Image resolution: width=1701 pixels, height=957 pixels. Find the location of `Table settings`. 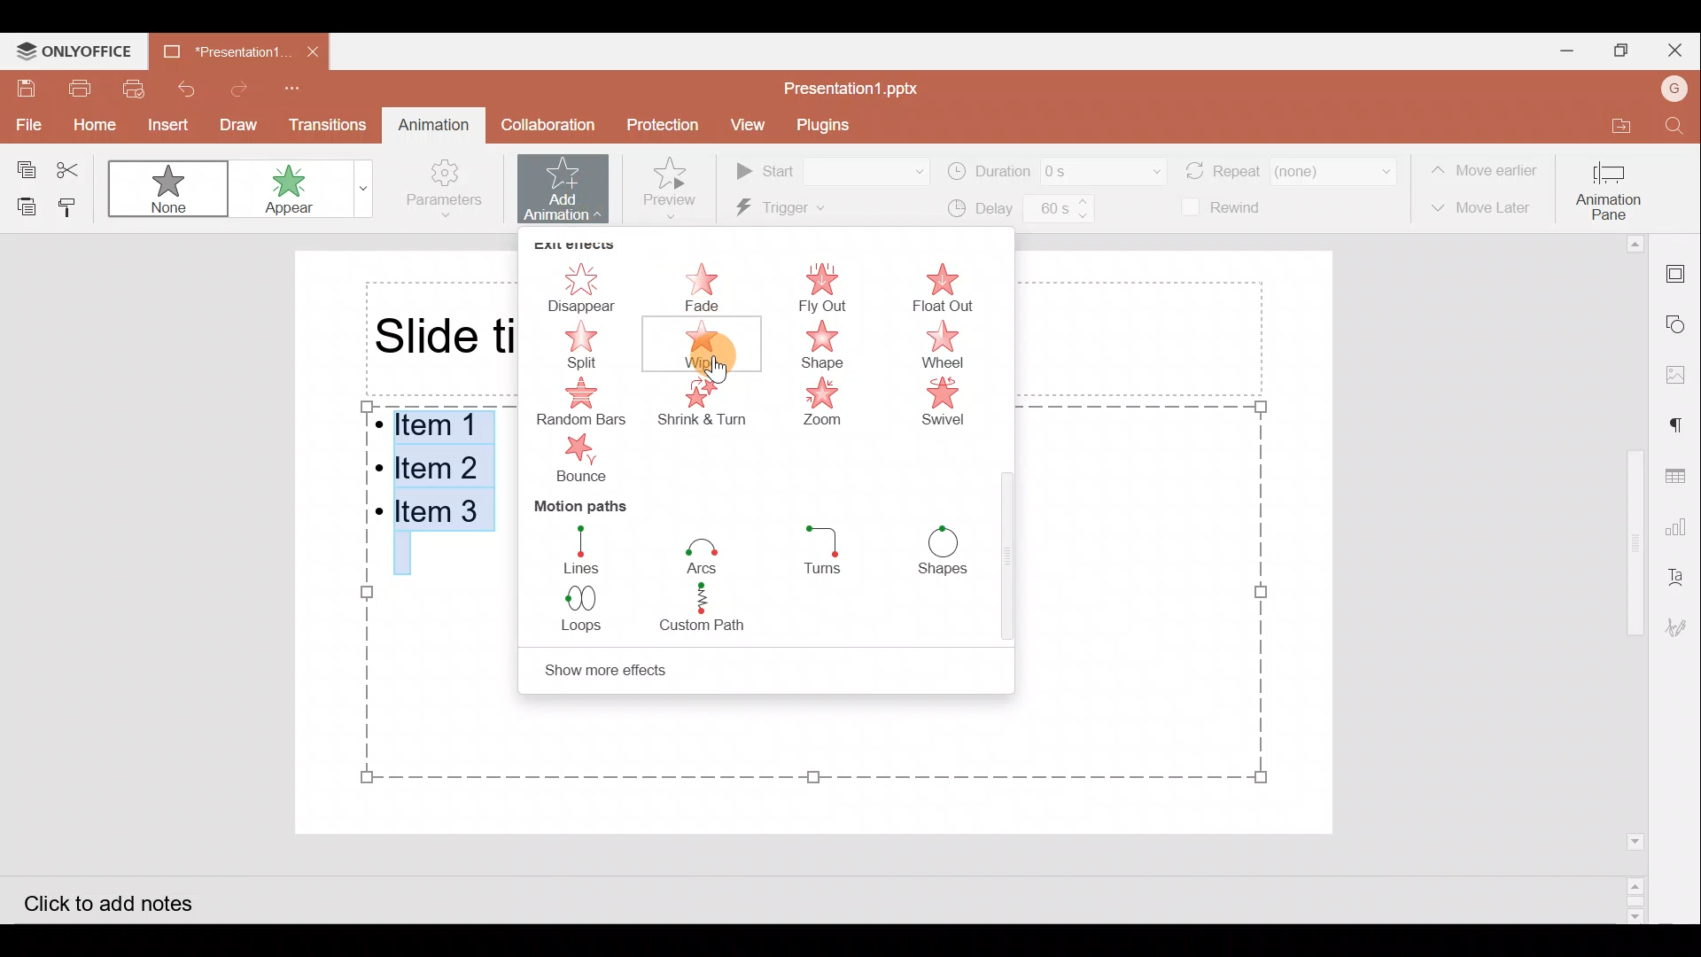

Table settings is located at coordinates (1682, 476).